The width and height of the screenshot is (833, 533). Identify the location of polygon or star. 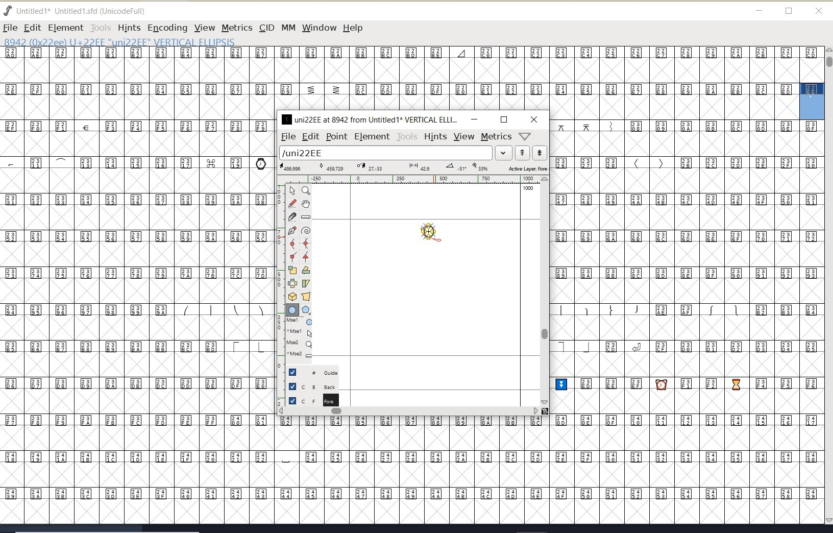
(306, 311).